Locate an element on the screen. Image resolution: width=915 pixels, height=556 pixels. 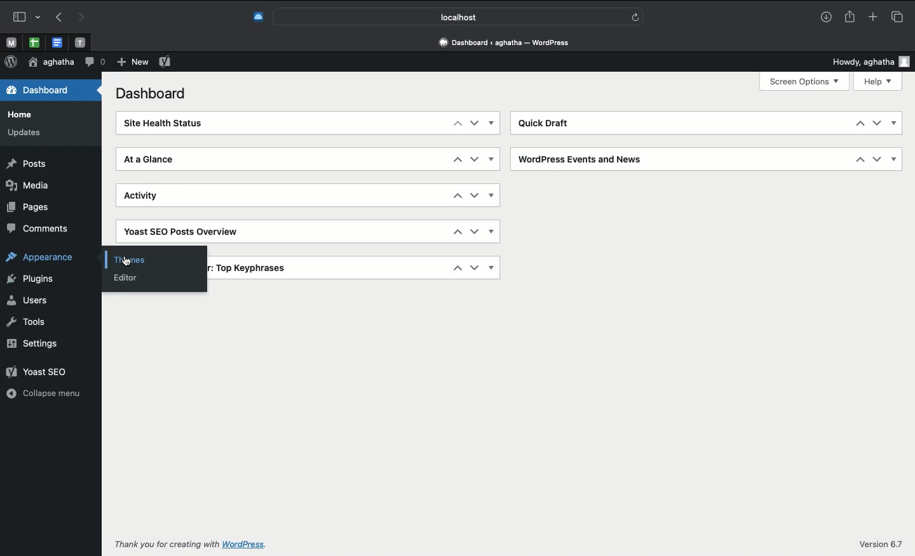
Yoast SEO is located at coordinates (165, 61).